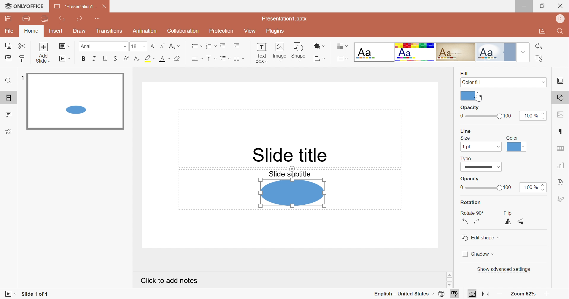 Image resolution: width=569 pixels, height=299 pixels. Describe the element at coordinates (497, 53) in the screenshot. I see `Official` at that location.